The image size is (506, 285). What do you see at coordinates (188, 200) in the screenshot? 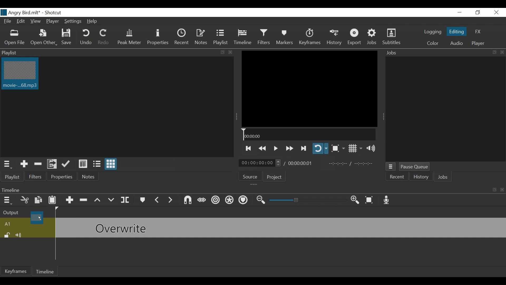
I see `Snap` at bounding box center [188, 200].